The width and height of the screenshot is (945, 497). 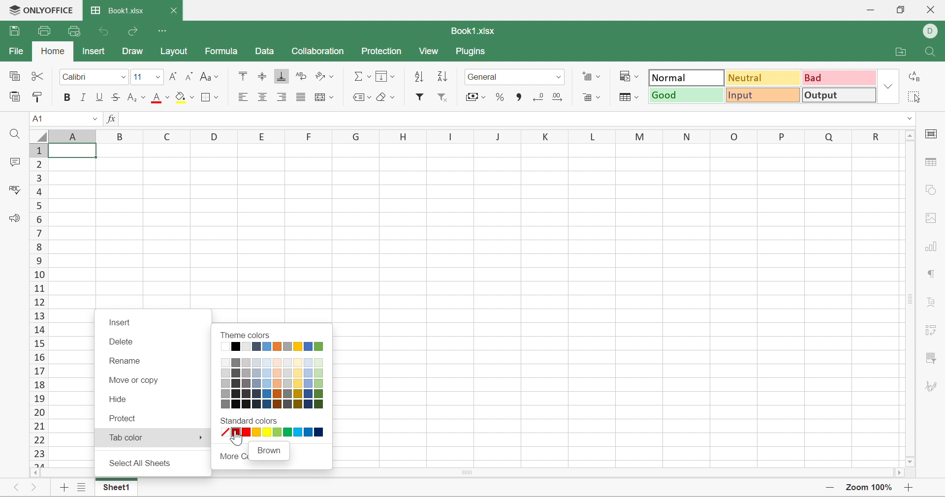 I want to click on B, so click(x=122, y=135).